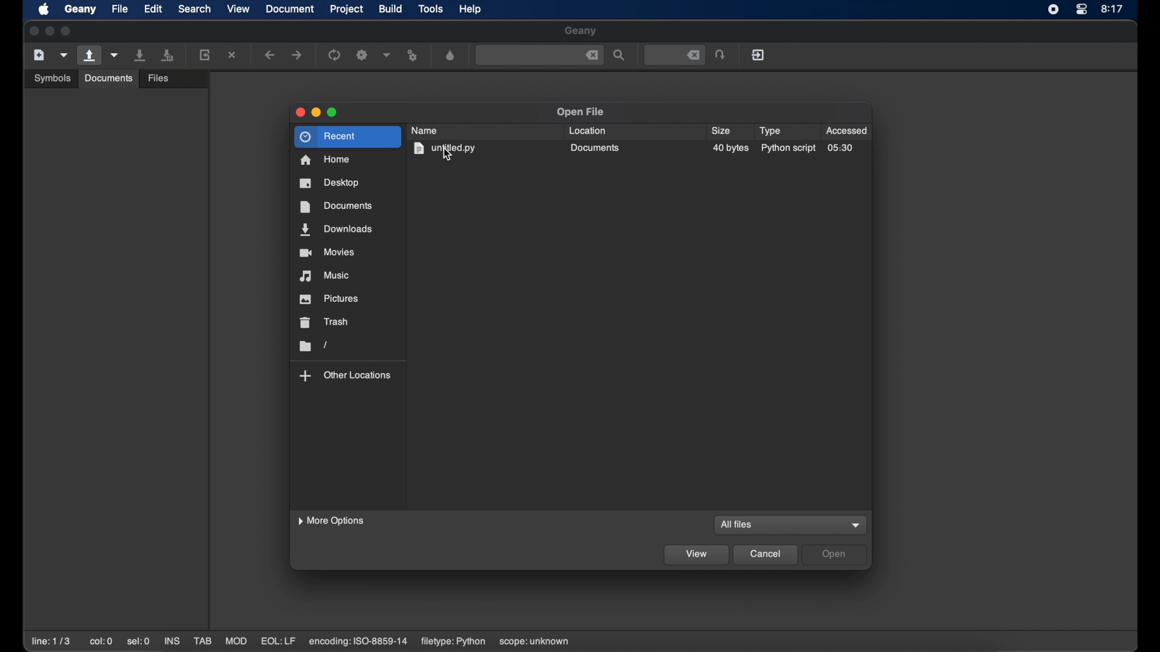  Describe the element at coordinates (204, 54) in the screenshot. I see `reload the current file from disk` at that location.